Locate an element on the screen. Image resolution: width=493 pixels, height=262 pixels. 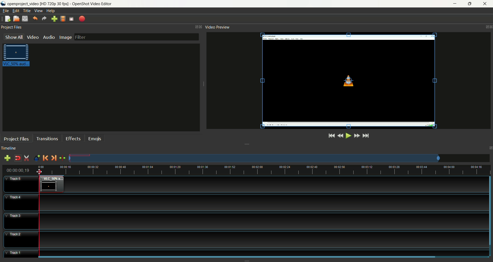
video is located at coordinates (33, 37).